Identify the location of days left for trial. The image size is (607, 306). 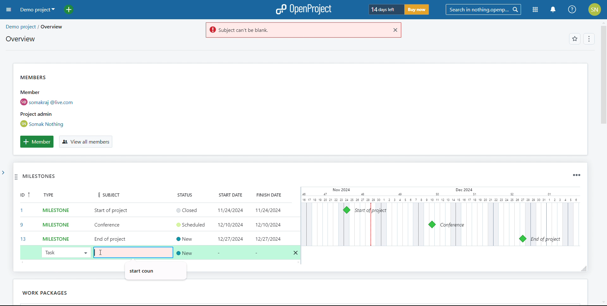
(385, 10).